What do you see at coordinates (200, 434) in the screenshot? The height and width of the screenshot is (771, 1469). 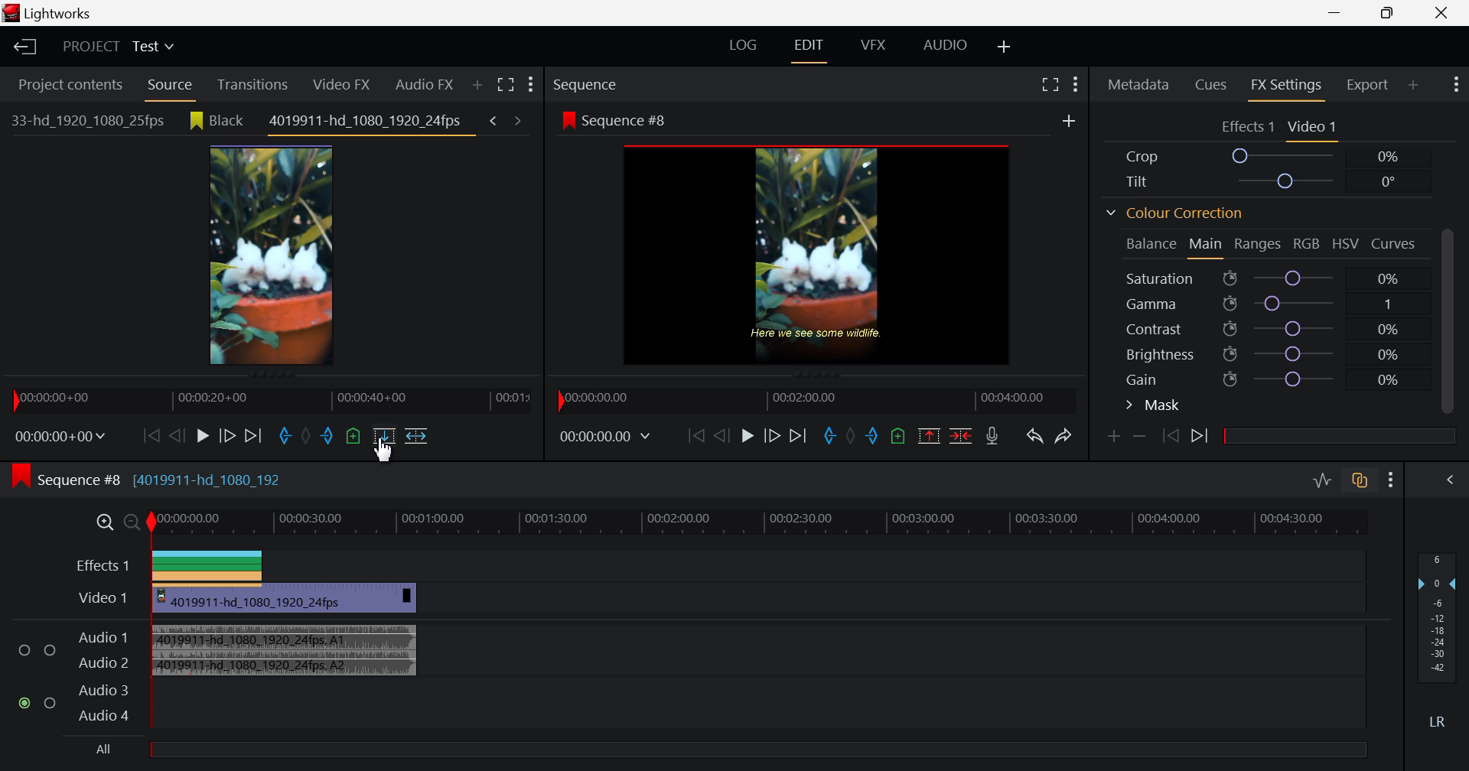 I see `Play` at bounding box center [200, 434].